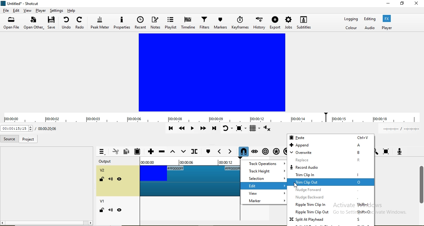 The width and height of the screenshot is (424, 226). I want to click on Next marker, so click(228, 152).